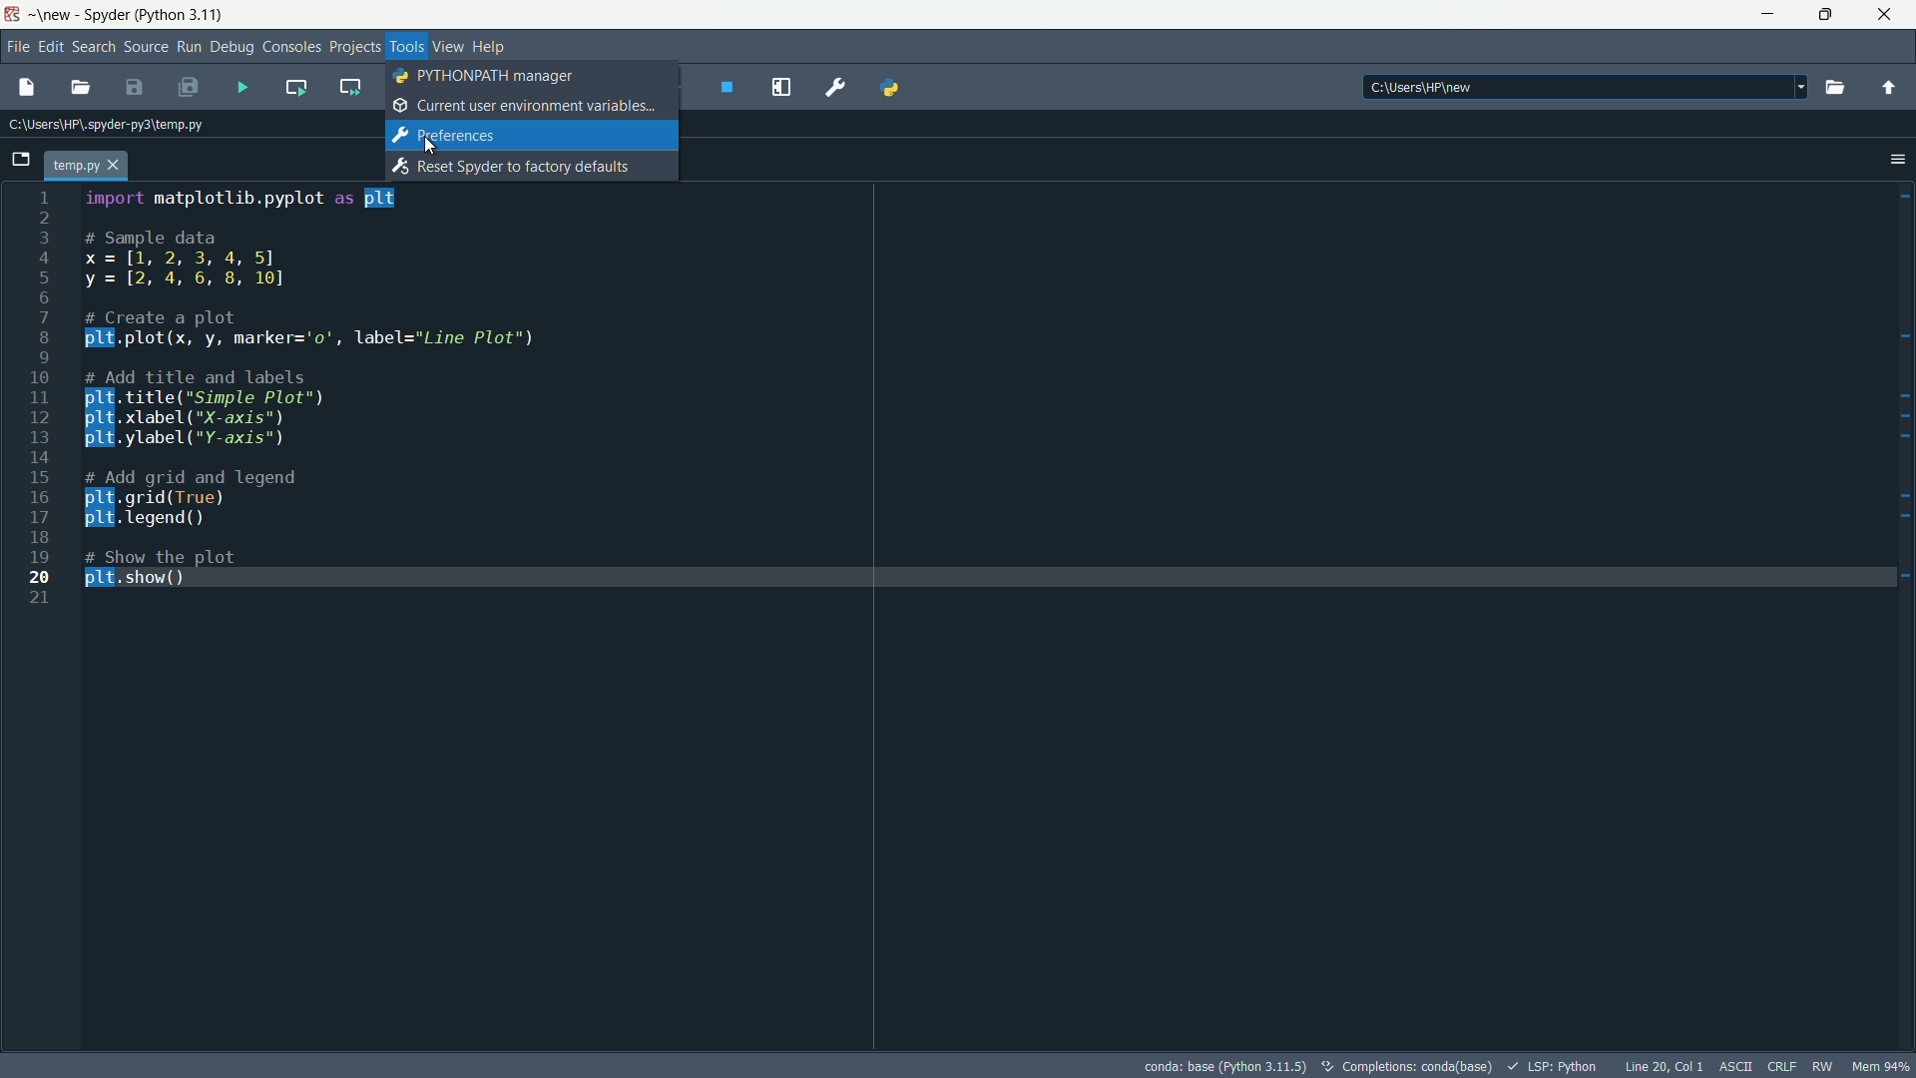 This screenshot has width=1916, height=1078. Describe the element at coordinates (189, 45) in the screenshot. I see `run` at that location.